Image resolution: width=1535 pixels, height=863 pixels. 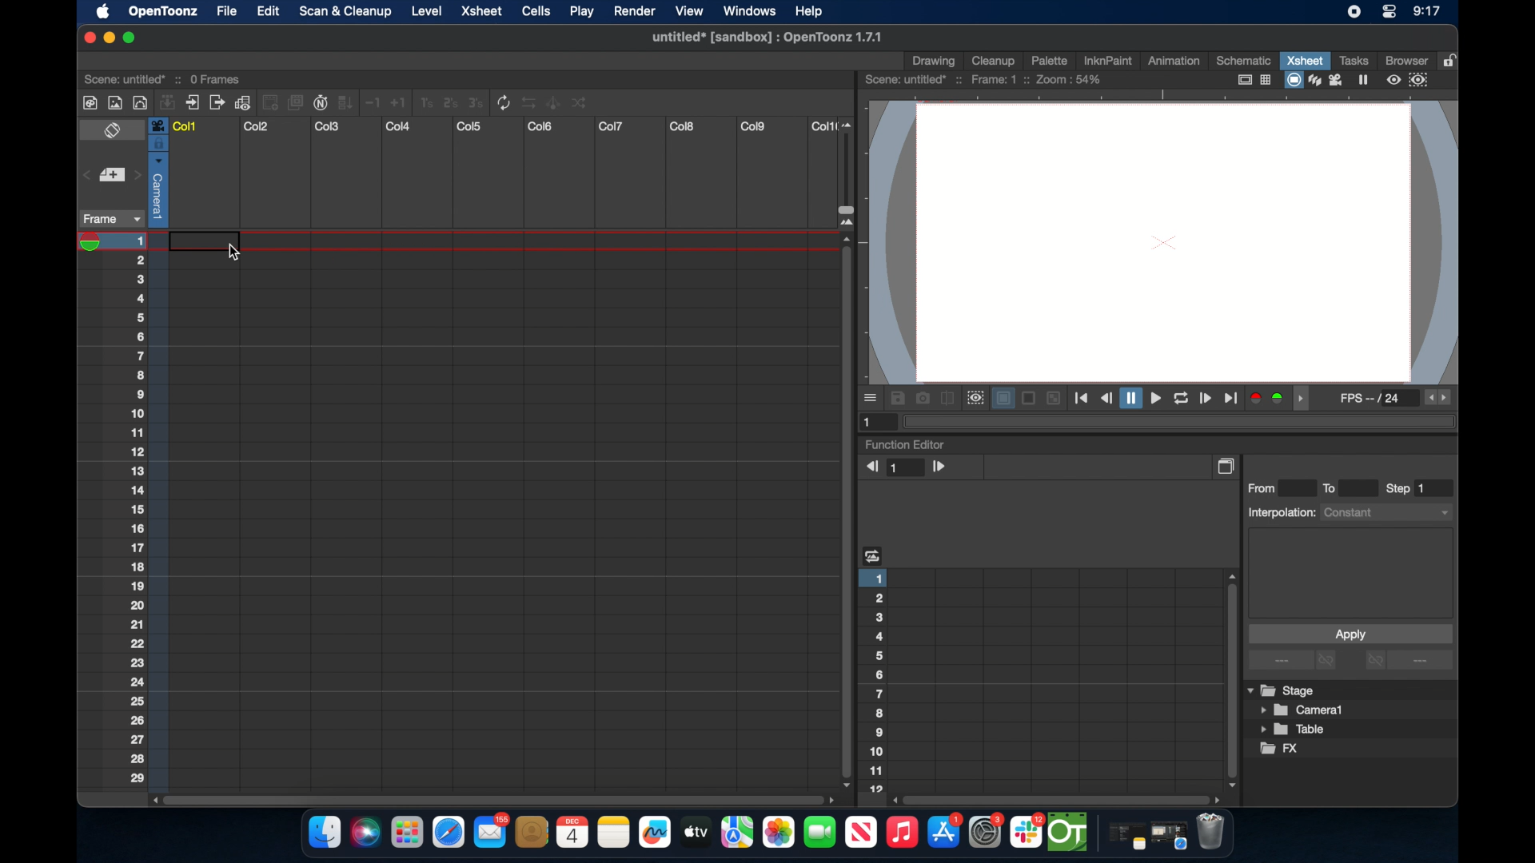 I want to click on opnetoonz, so click(x=161, y=11).